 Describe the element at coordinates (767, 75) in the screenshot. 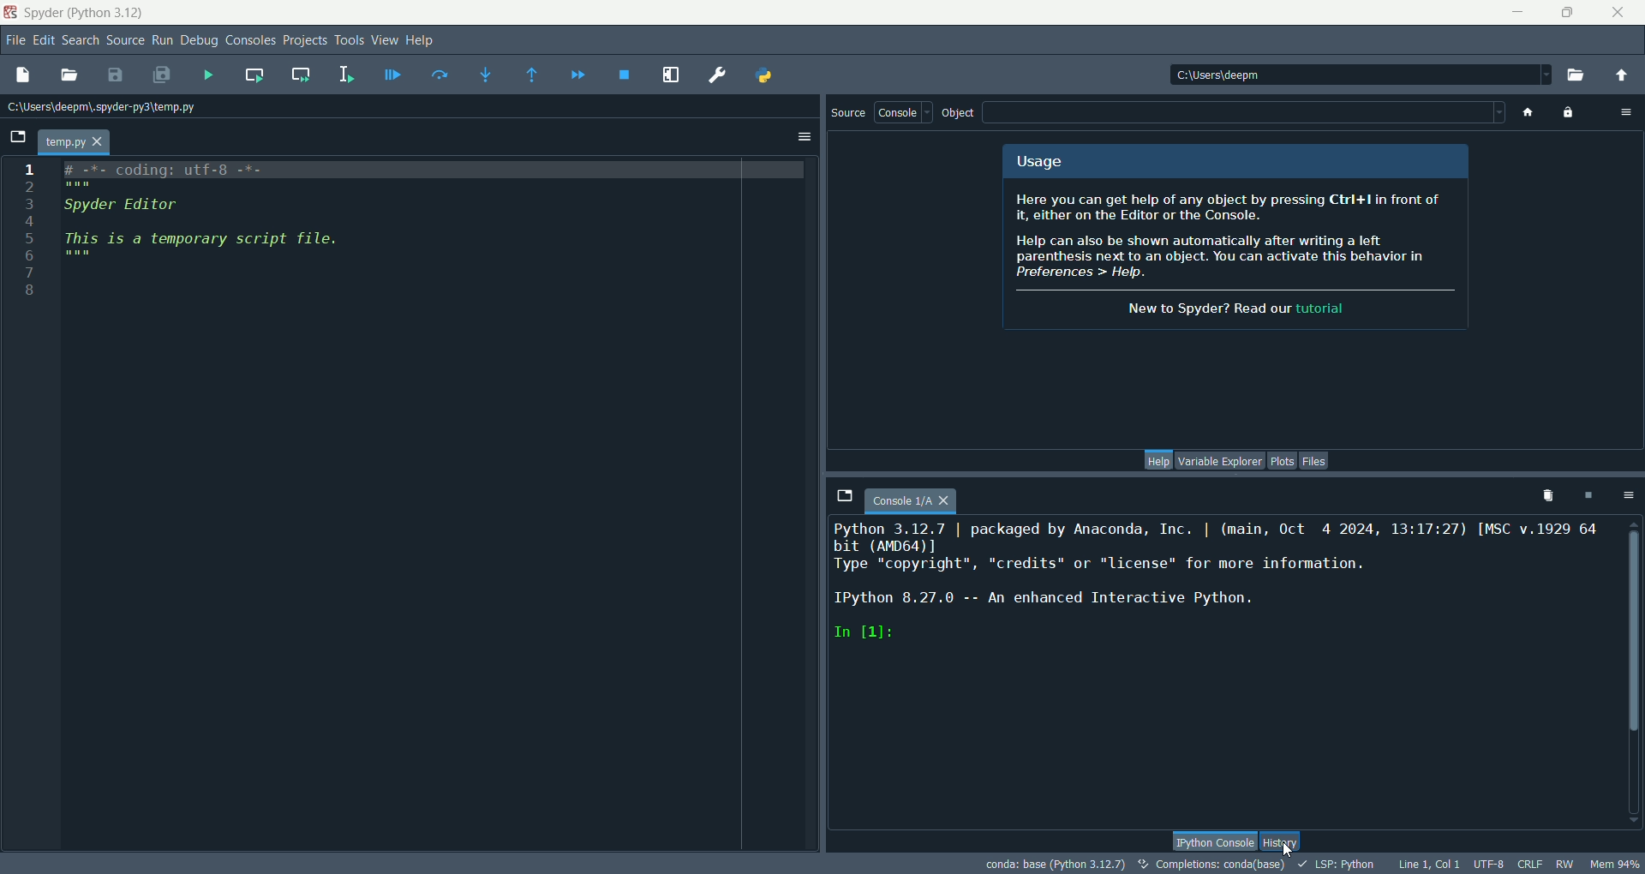

I see `PYHTONPATH manager` at that location.